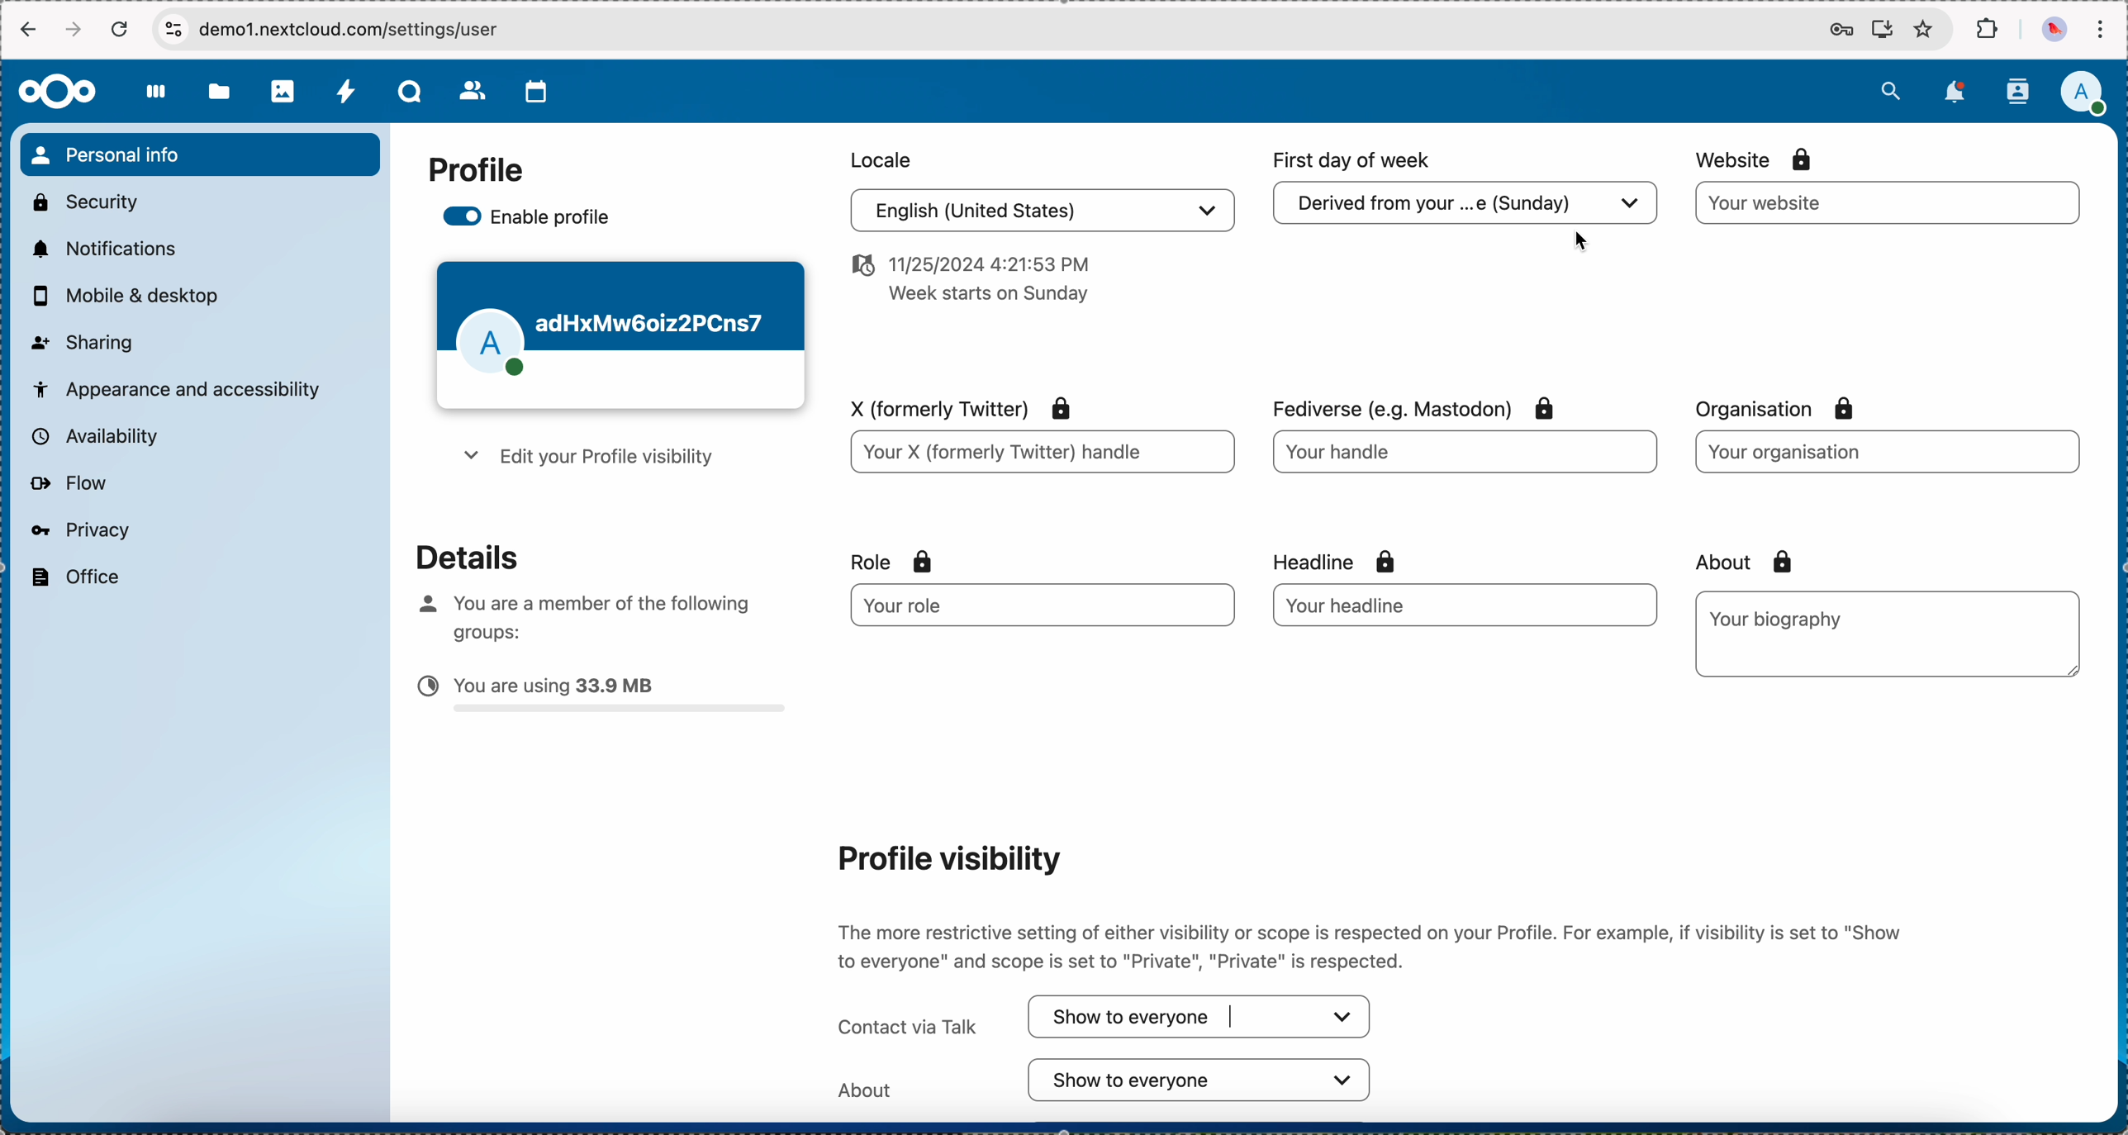 The height and width of the screenshot is (1135, 2128). I want to click on website, so click(1757, 159).